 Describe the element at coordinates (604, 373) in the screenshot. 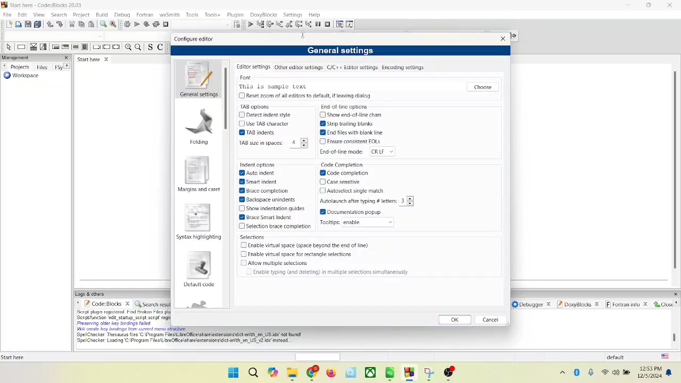

I see `wifi` at that location.